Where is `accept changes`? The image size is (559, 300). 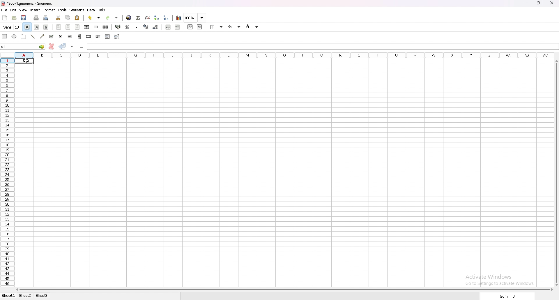 accept changes is located at coordinates (63, 46).